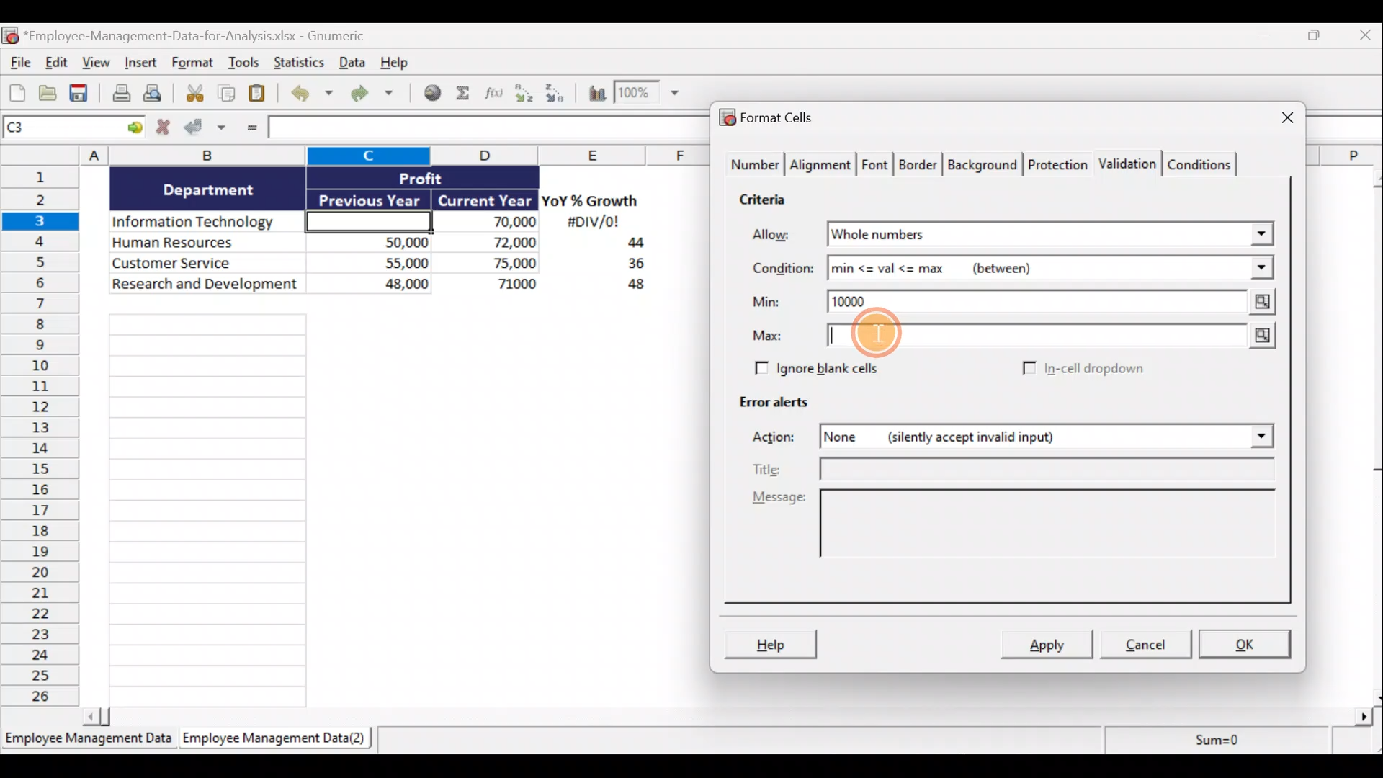  I want to click on Print current file, so click(119, 94).